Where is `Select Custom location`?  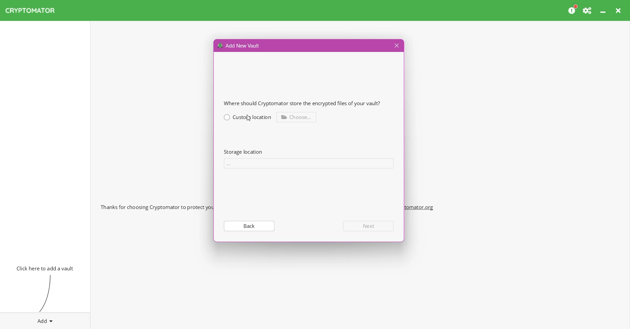
Select Custom location is located at coordinates (248, 117).